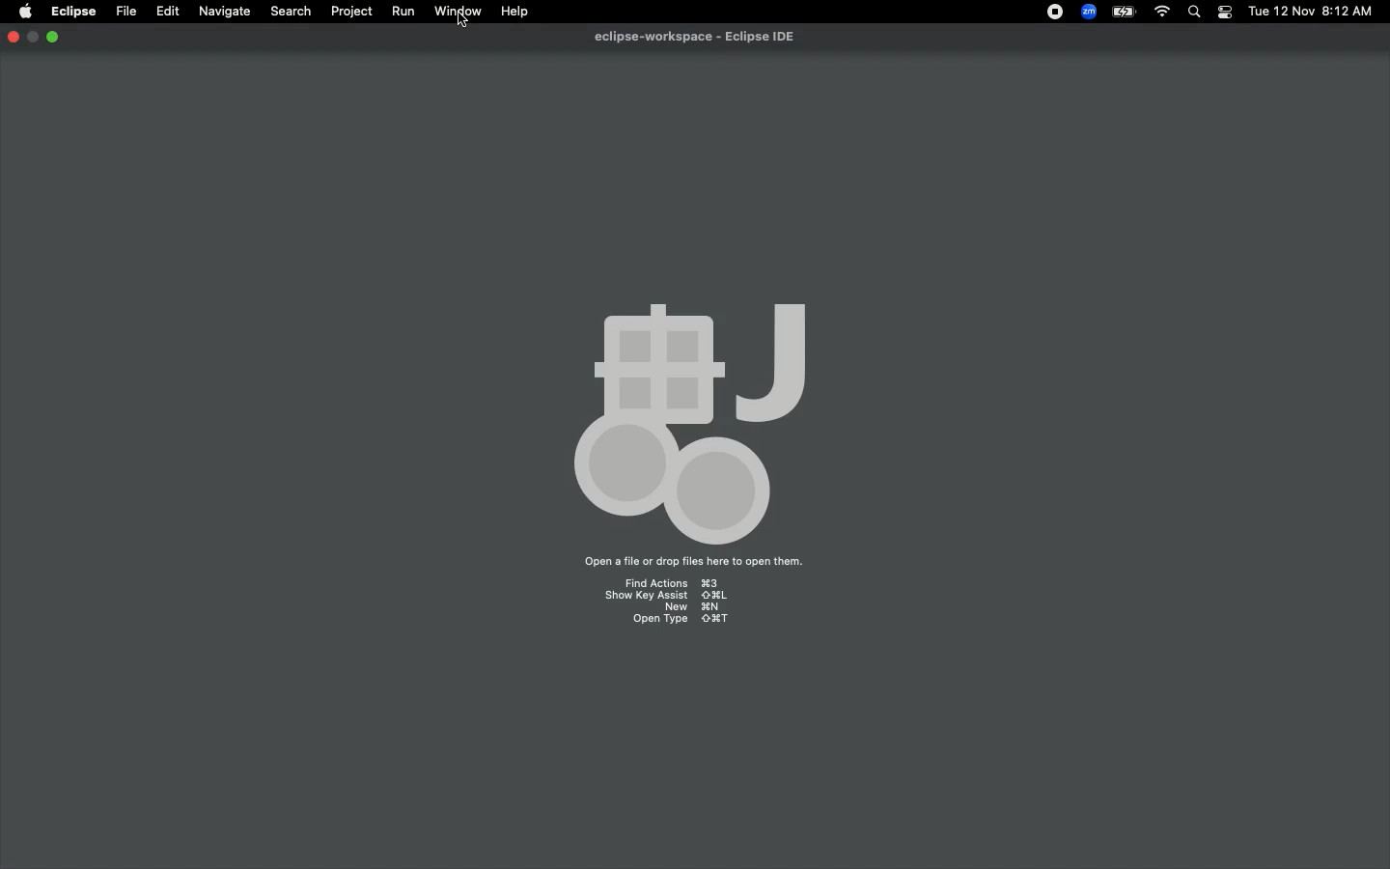 The height and width of the screenshot is (869, 1390). What do you see at coordinates (13, 39) in the screenshot?
I see `close` at bounding box center [13, 39].